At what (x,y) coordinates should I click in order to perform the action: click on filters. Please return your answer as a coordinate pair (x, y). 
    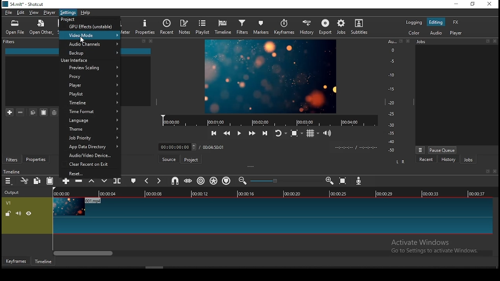
    Looking at the image, I should click on (242, 27).